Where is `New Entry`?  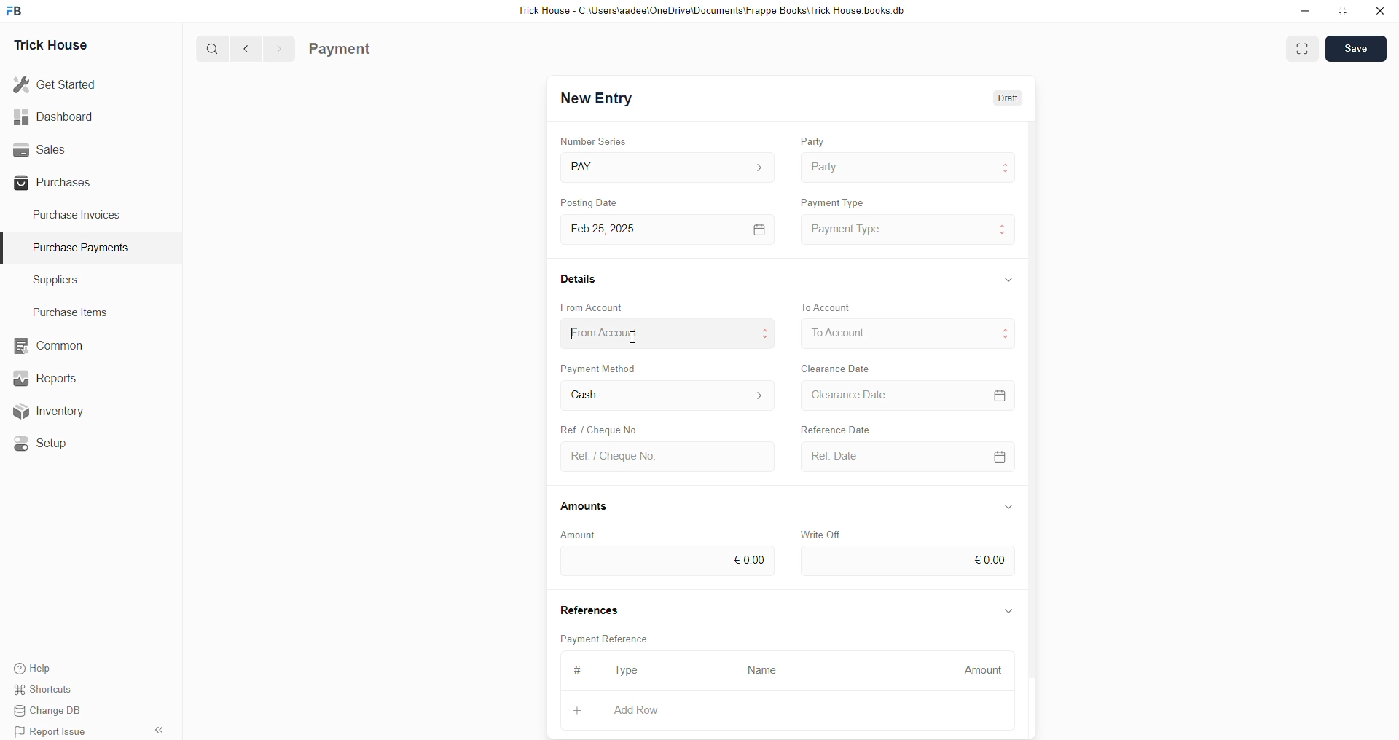 New Entry is located at coordinates (600, 99).